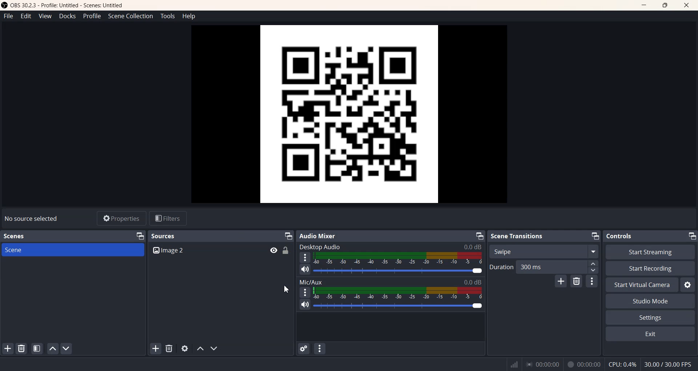 The image size is (698, 371). I want to click on More, so click(304, 293).